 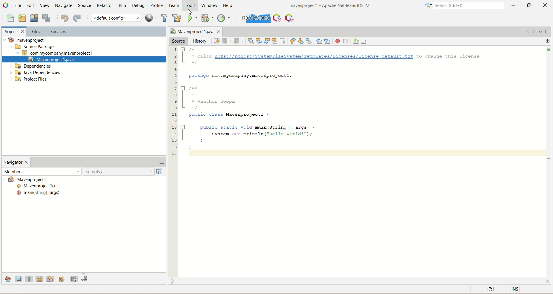 What do you see at coordinates (27, 40) in the screenshot?
I see `mavenproject1` at bounding box center [27, 40].